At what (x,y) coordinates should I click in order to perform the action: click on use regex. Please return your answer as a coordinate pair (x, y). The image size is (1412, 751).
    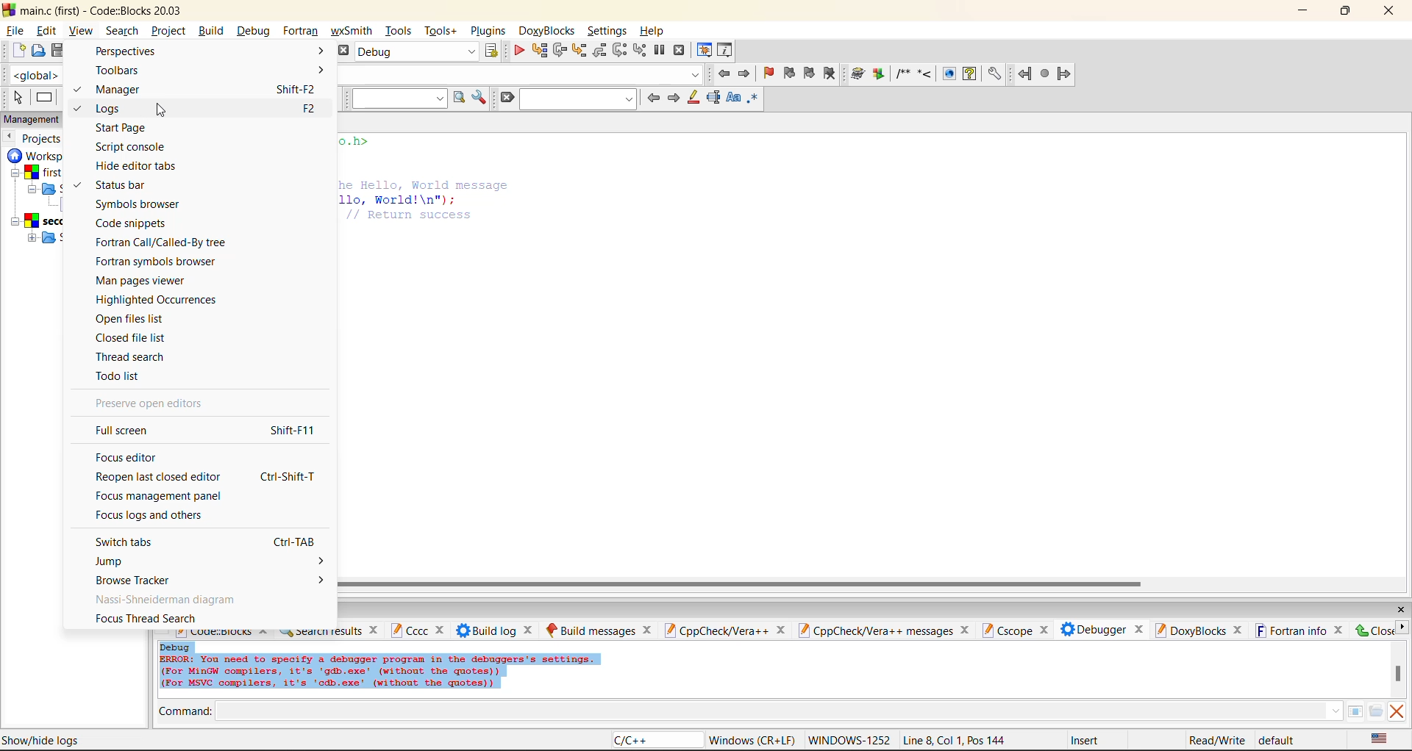
    Looking at the image, I should click on (756, 100).